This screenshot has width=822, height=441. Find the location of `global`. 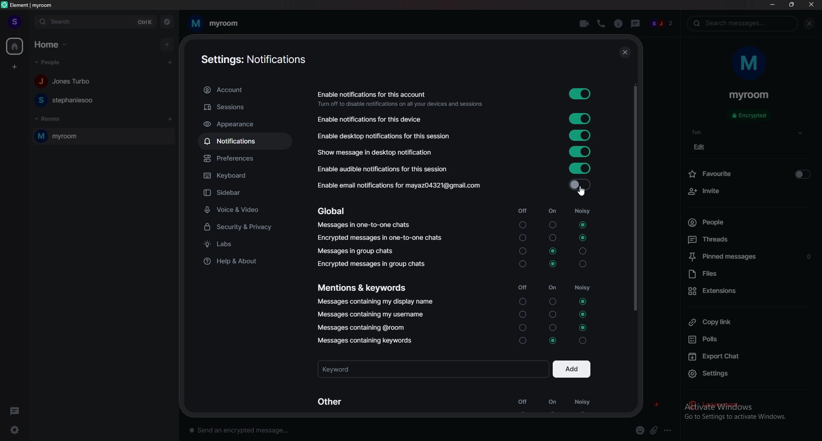

global is located at coordinates (334, 211).